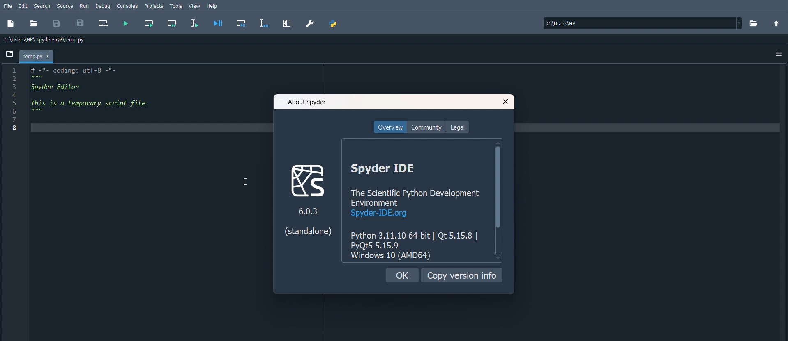 This screenshot has height=341, width=788. I want to click on cross, so click(48, 56).